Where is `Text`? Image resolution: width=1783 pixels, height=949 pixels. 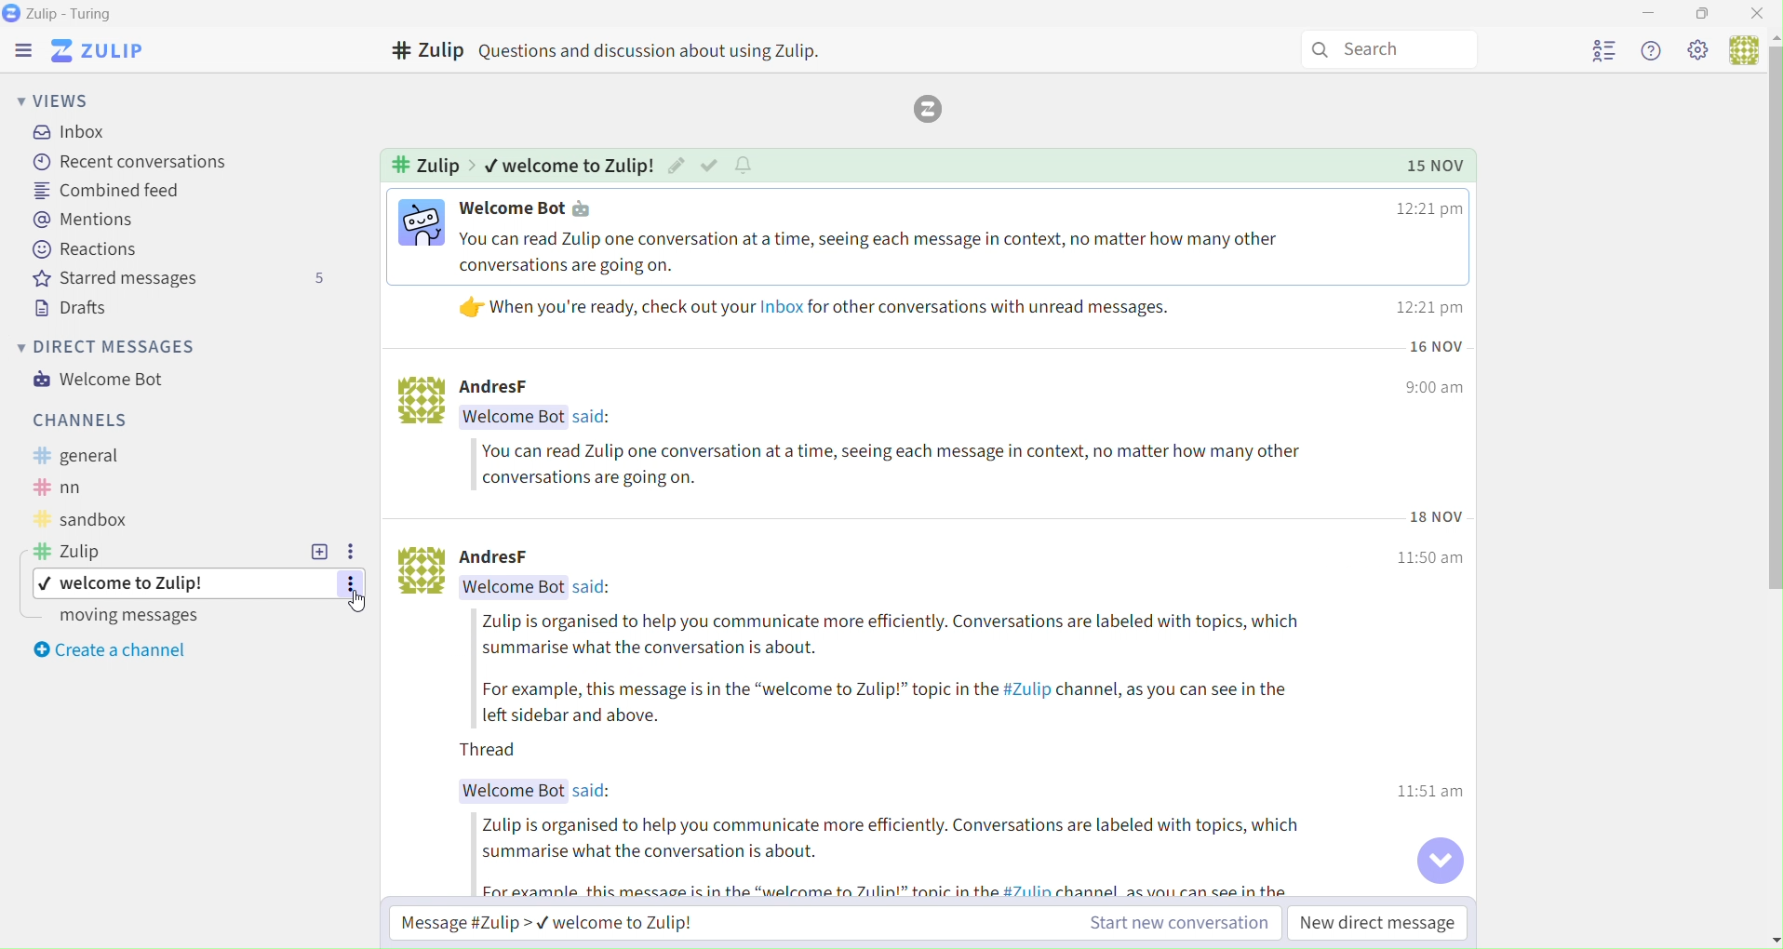
Text is located at coordinates (897, 634).